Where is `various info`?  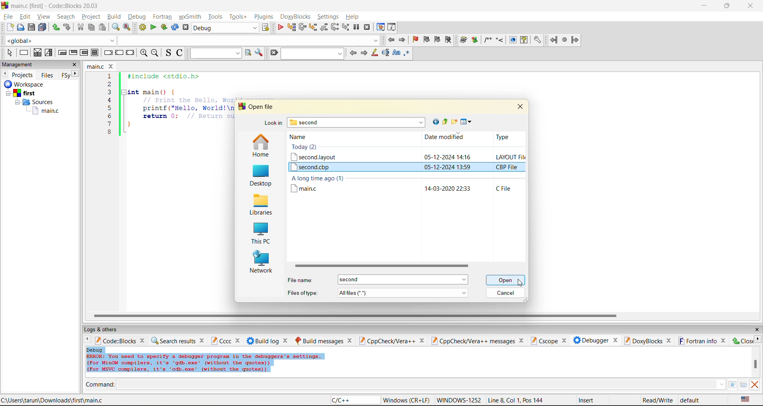 various info is located at coordinates (392, 27).